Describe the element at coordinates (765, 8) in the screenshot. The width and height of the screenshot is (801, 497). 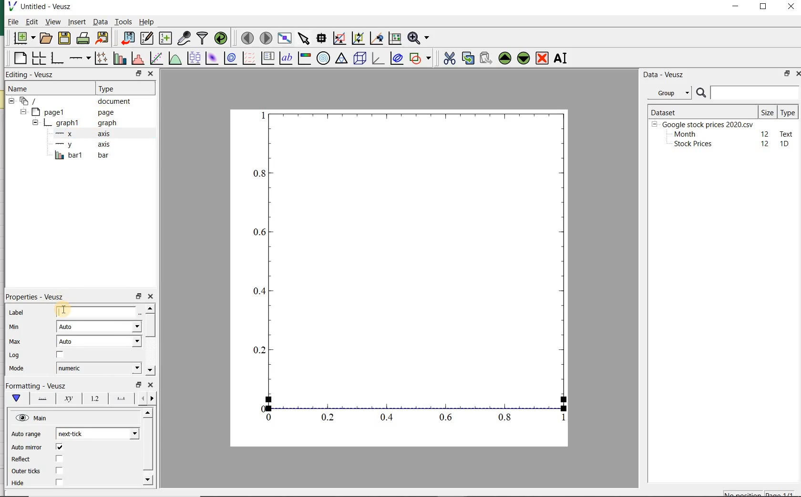
I see `maximize` at that location.